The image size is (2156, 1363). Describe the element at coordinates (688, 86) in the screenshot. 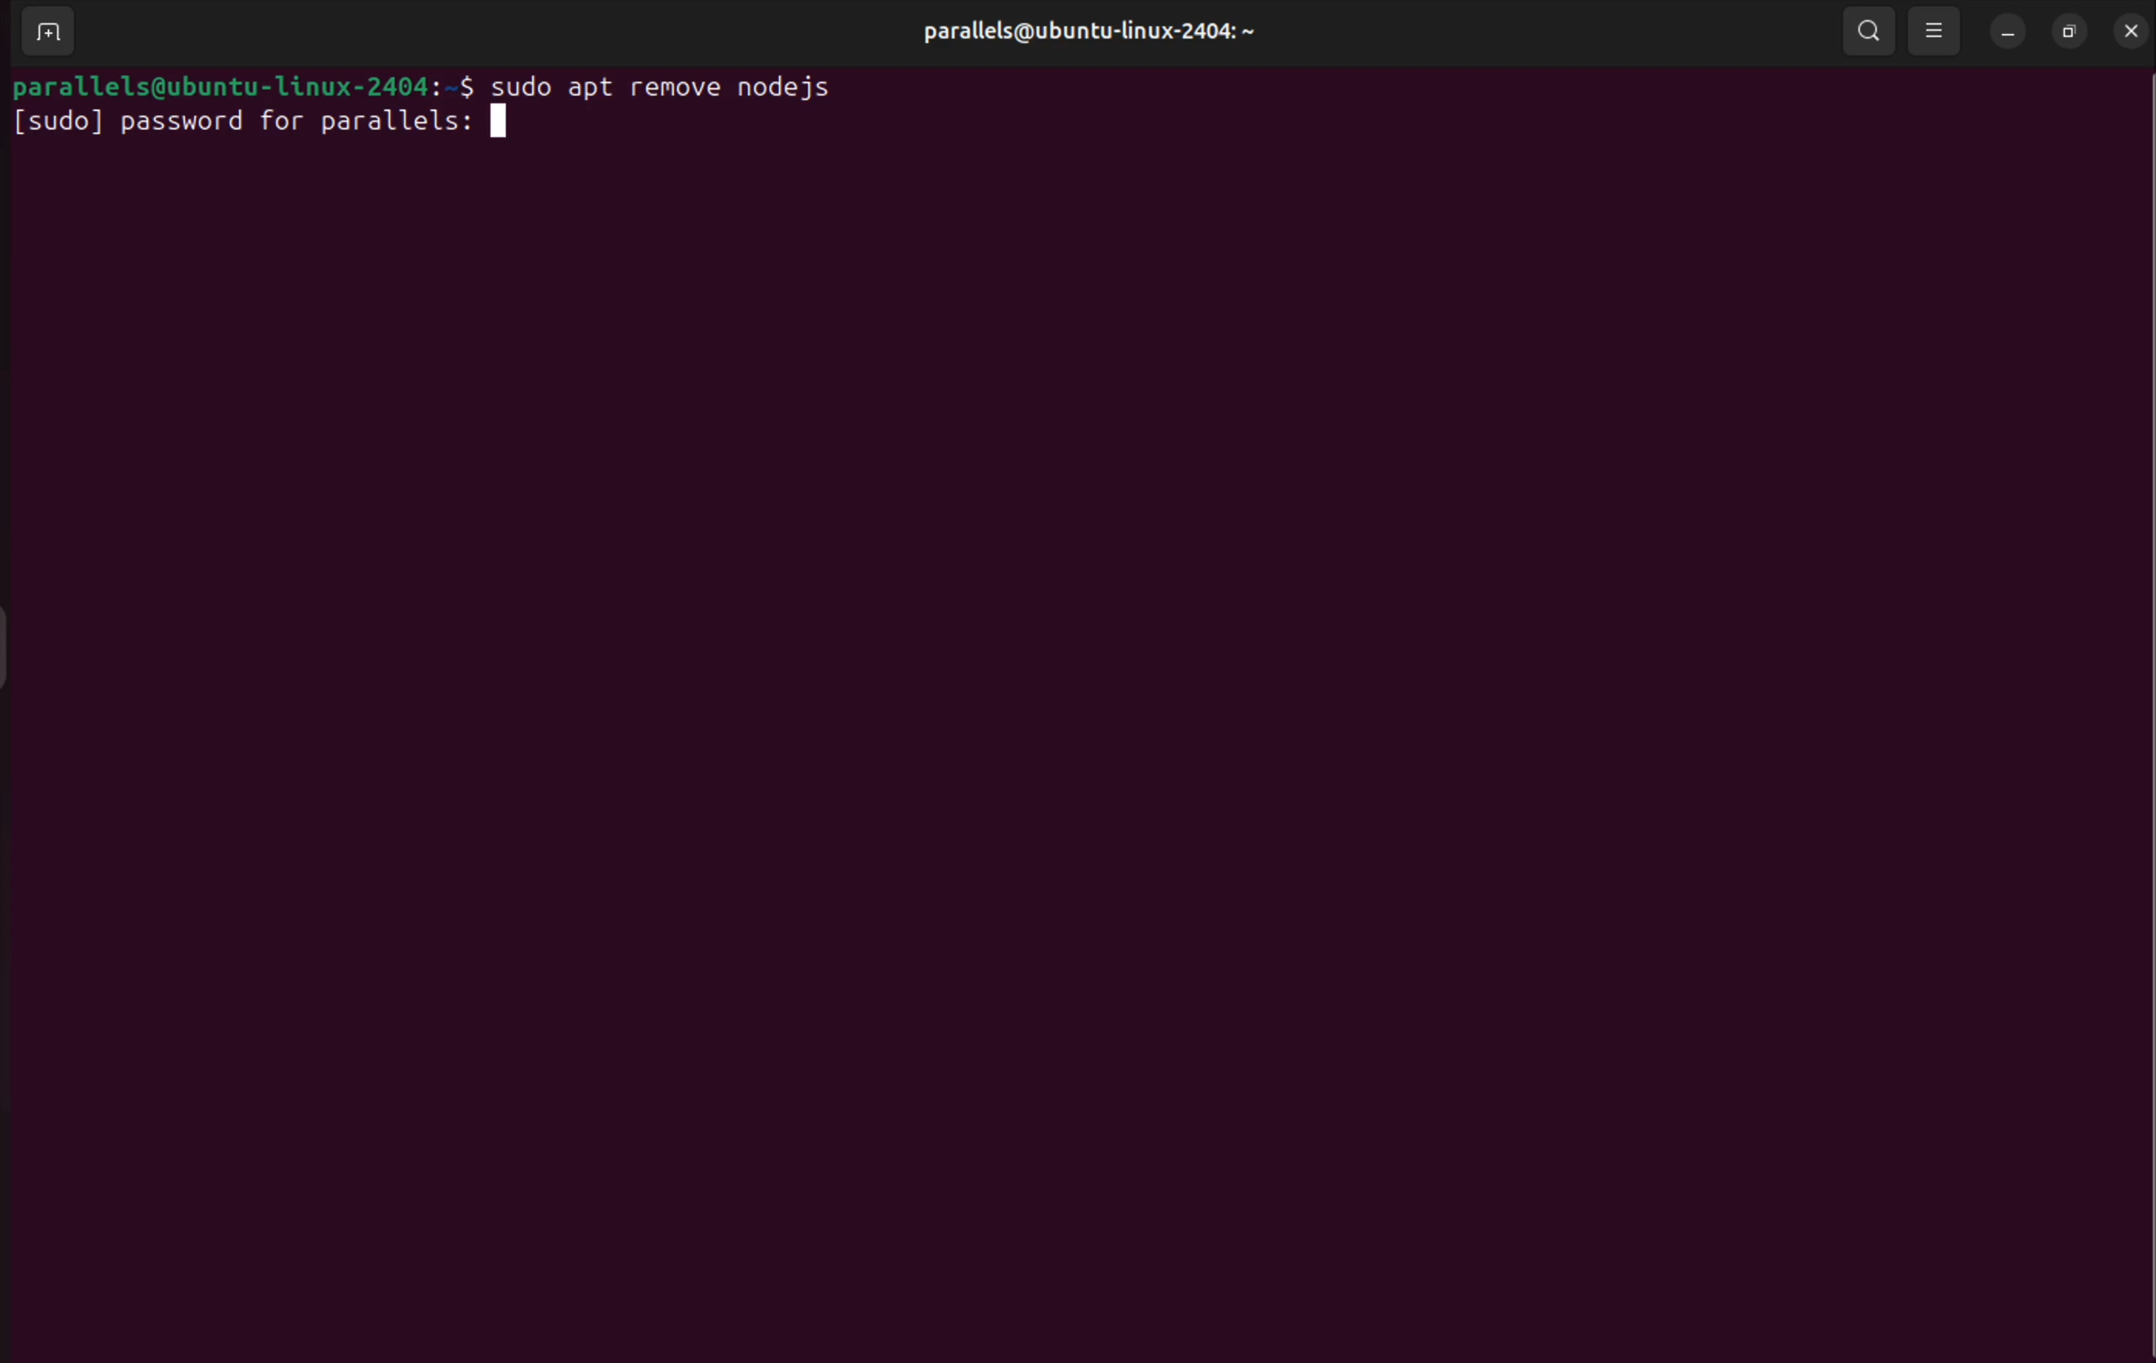

I see `sudo apt remove nodejs` at that location.